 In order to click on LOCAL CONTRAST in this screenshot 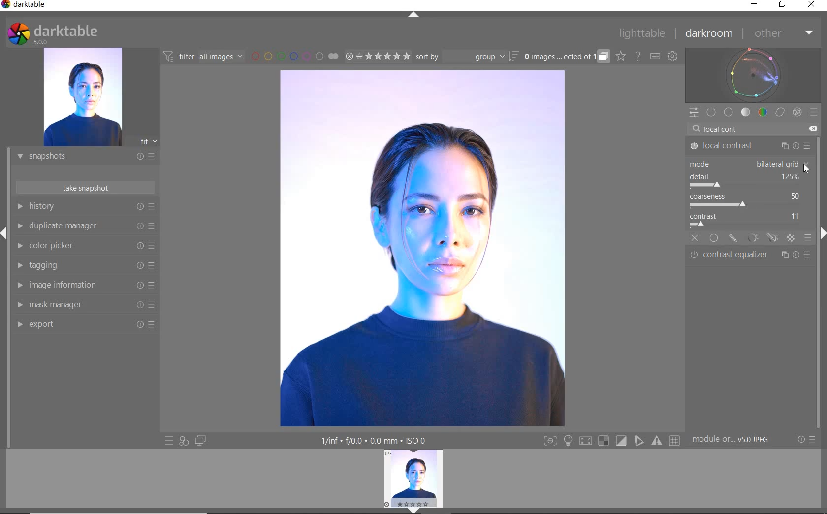, I will do `click(750, 146)`.